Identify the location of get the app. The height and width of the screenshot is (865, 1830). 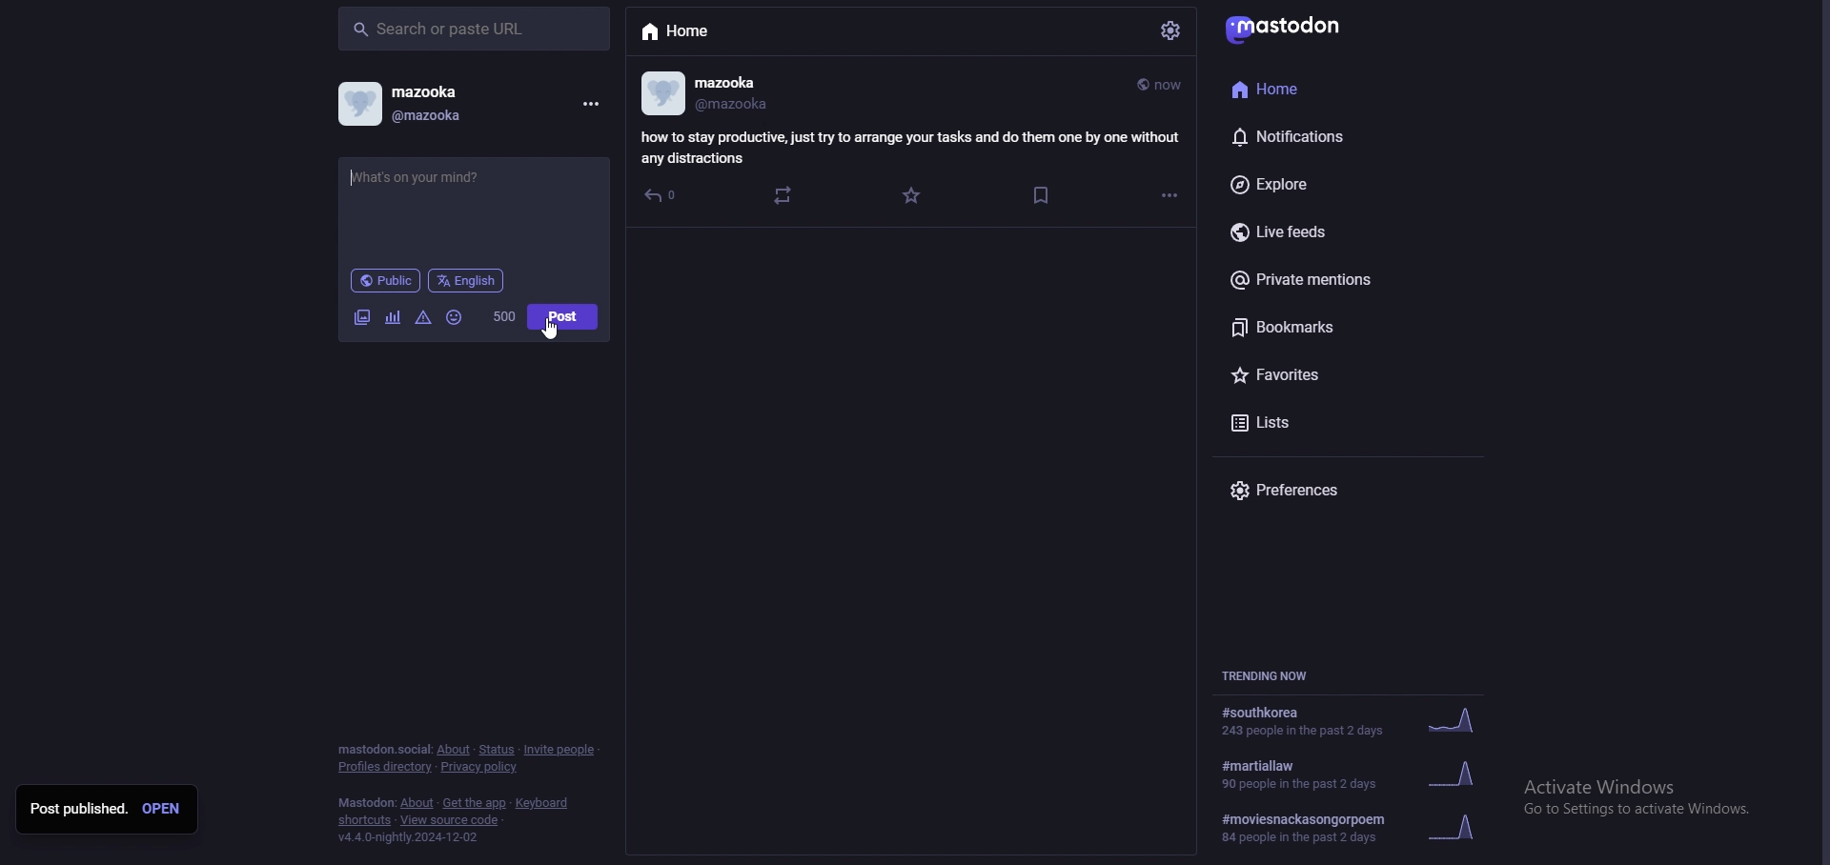
(1450, 2570).